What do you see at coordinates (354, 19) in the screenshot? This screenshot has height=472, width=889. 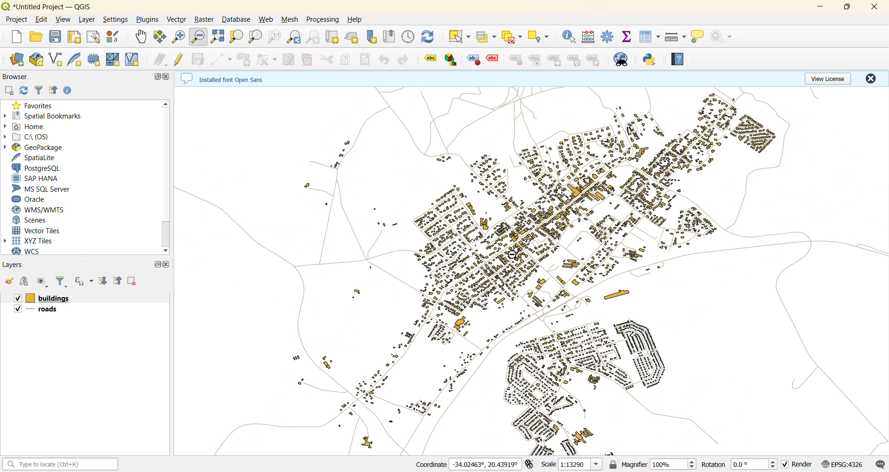 I see `help` at bounding box center [354, 19].